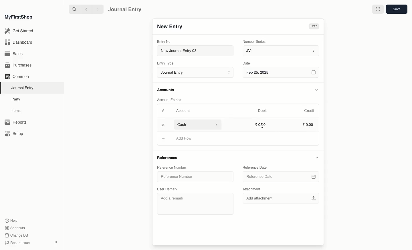  What do you see at coordinates (164, 111) in the screenshot?
I see `Hashtag` at bounding box center [164, 111].